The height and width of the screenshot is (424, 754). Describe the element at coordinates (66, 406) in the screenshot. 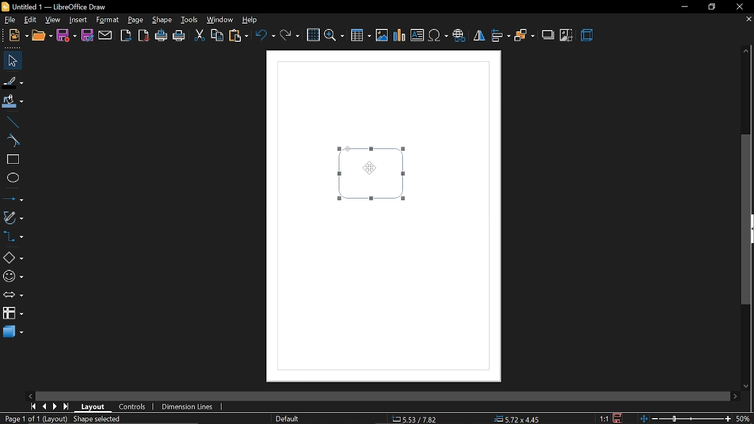

I see `go to last page` at that location.